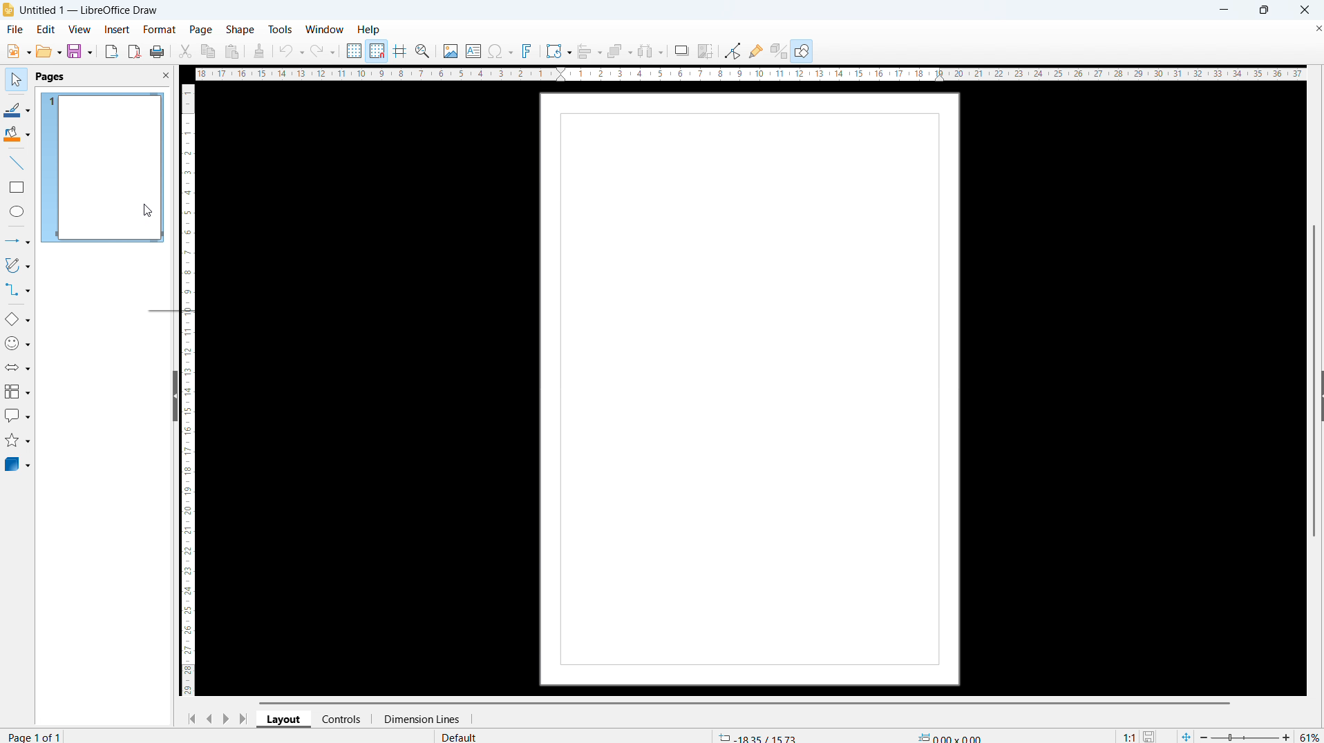 The image size is (1324, 743). Describe the element at coordinates (207, 50) in the screenshot. I see `copy` at that location.